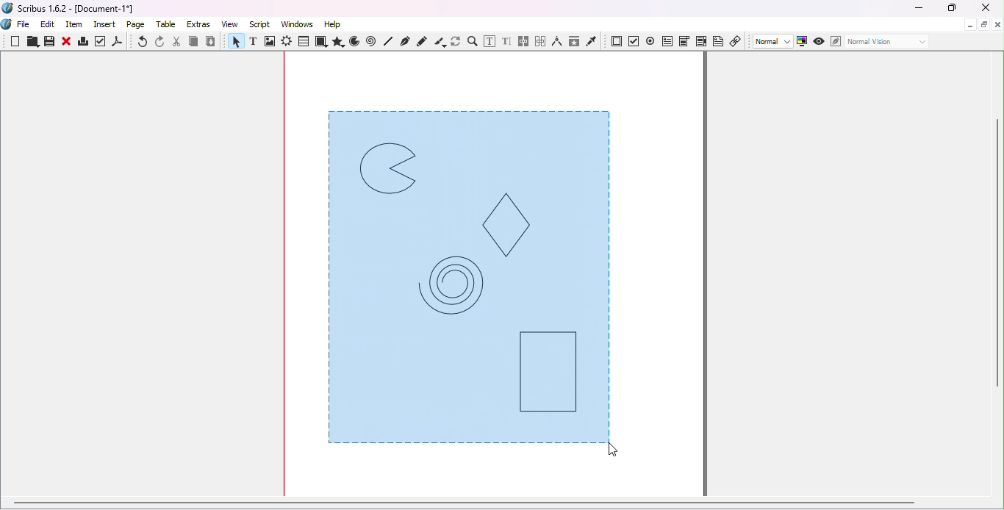 This screenshot has width=1004, height=510. What do you see at coordinates (835, 40) in the screenshot?
I see `Edit in Preview mode` at bounding box center [835, 40].